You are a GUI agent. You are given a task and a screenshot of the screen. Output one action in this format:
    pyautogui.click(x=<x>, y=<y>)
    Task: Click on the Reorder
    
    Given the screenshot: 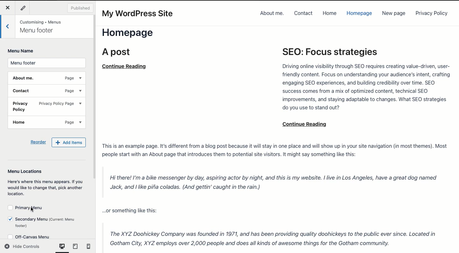 What is the action you would take?
    pyautogui.click(x=39, y=141)
    